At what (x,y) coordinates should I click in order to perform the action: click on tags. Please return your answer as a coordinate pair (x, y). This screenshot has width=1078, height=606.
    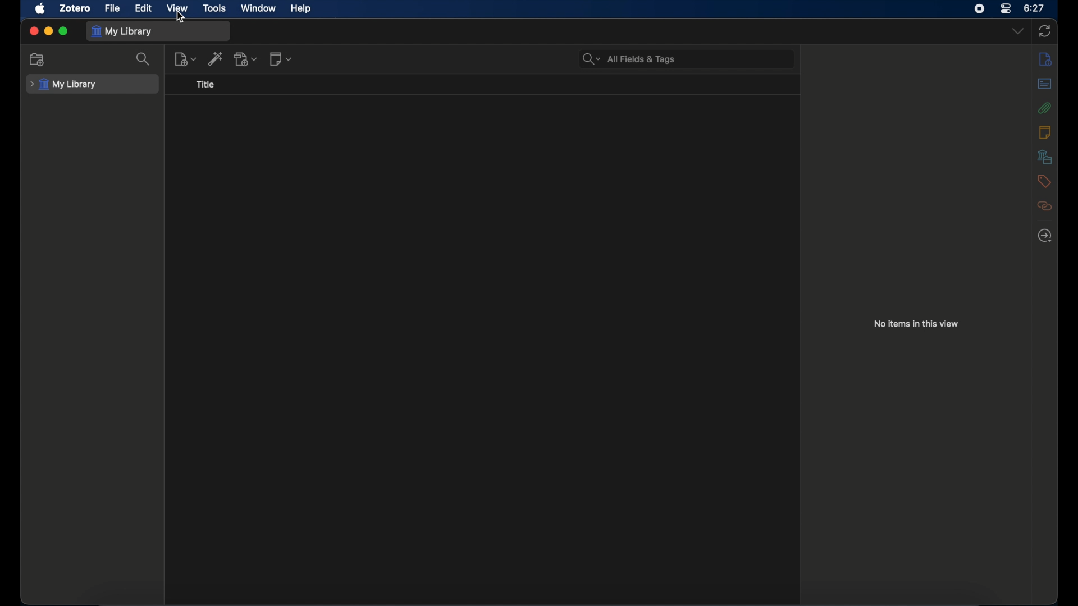
    Looking at the image, I should click on (1044, 181).